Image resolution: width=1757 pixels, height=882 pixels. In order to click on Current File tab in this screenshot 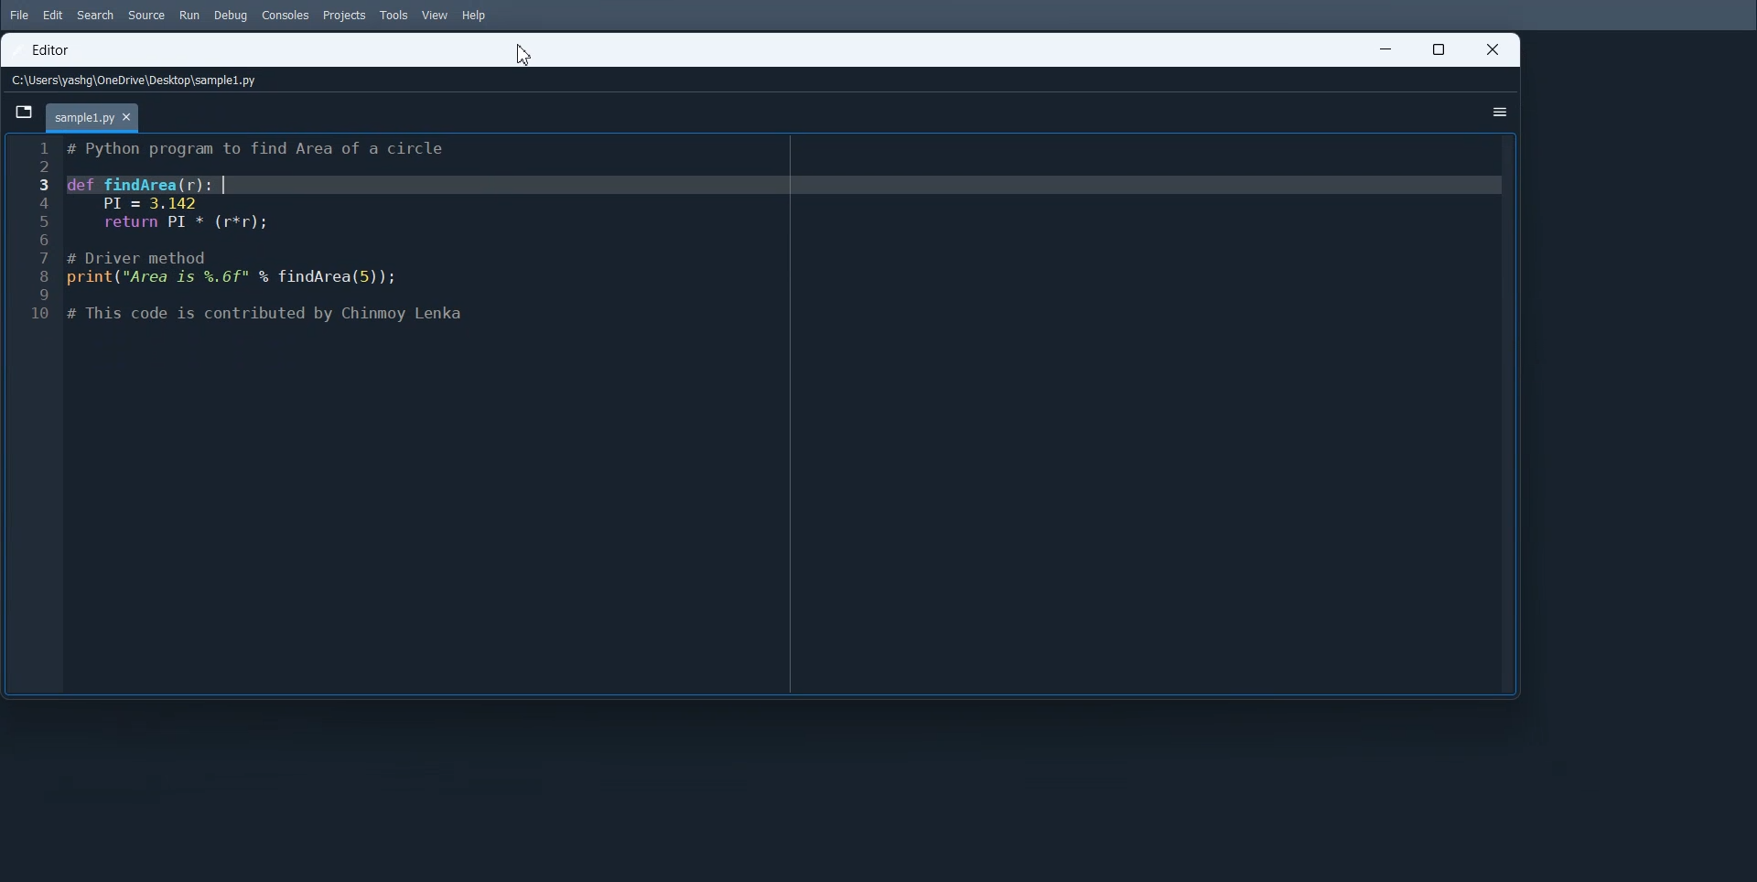, I will do `click(95, 116)`.